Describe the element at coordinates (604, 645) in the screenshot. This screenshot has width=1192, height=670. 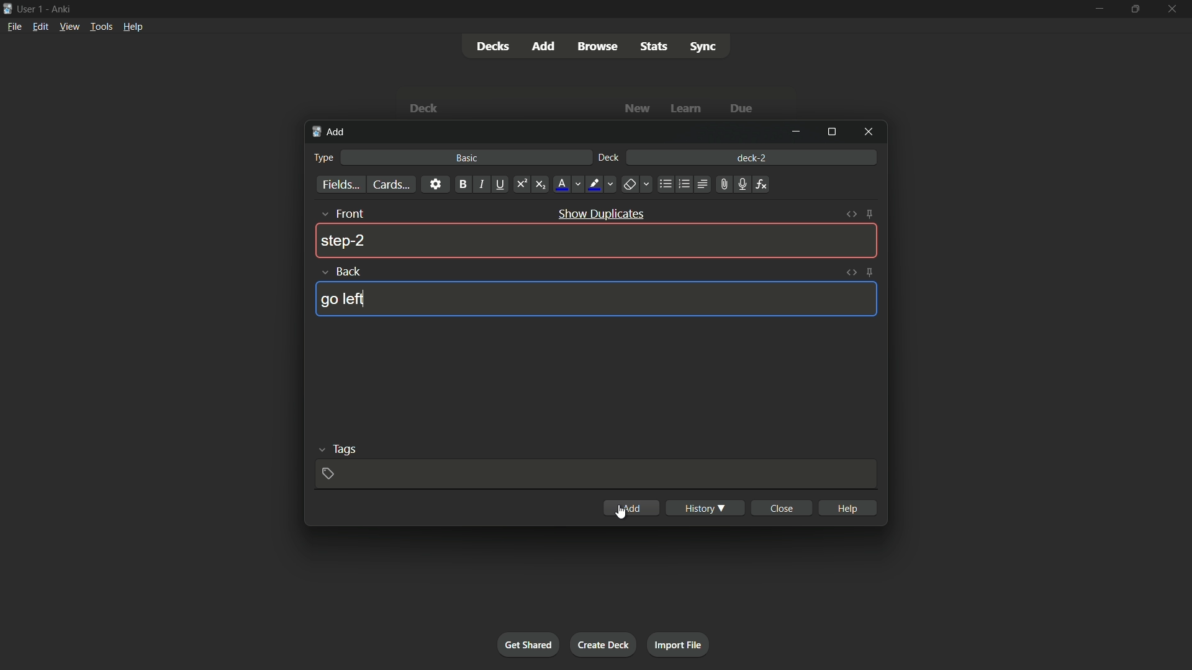
I see `create  deck` at that location.